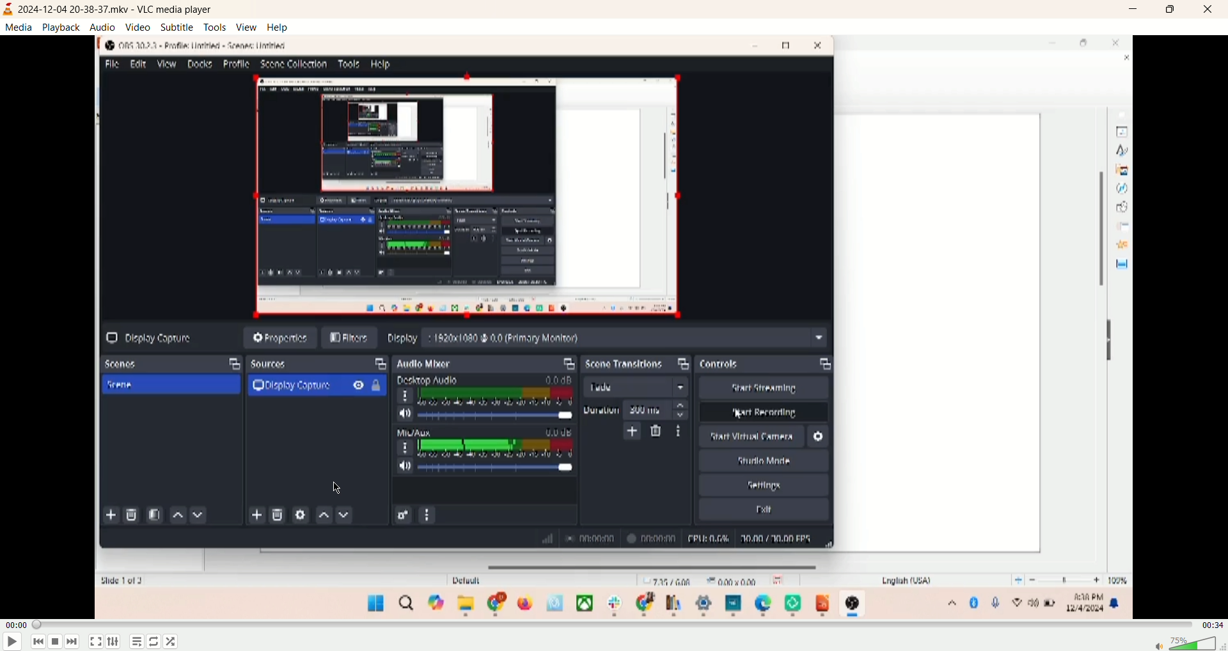  Describe the element at coordinates (178, 28) in the screenshot. I see `subtitle` at that location.